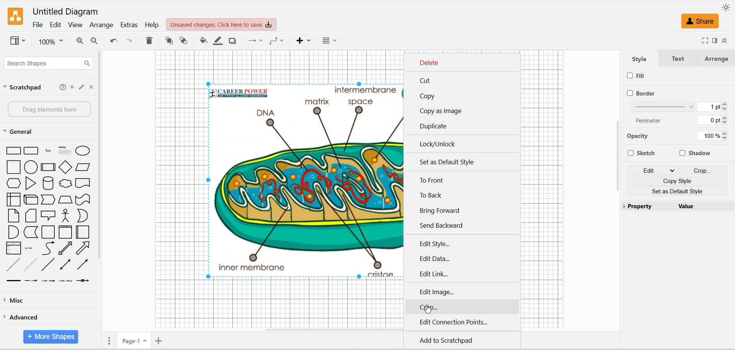  Describe the element at coordinates (644, 93) in the screenshot. I see `border` at that location.